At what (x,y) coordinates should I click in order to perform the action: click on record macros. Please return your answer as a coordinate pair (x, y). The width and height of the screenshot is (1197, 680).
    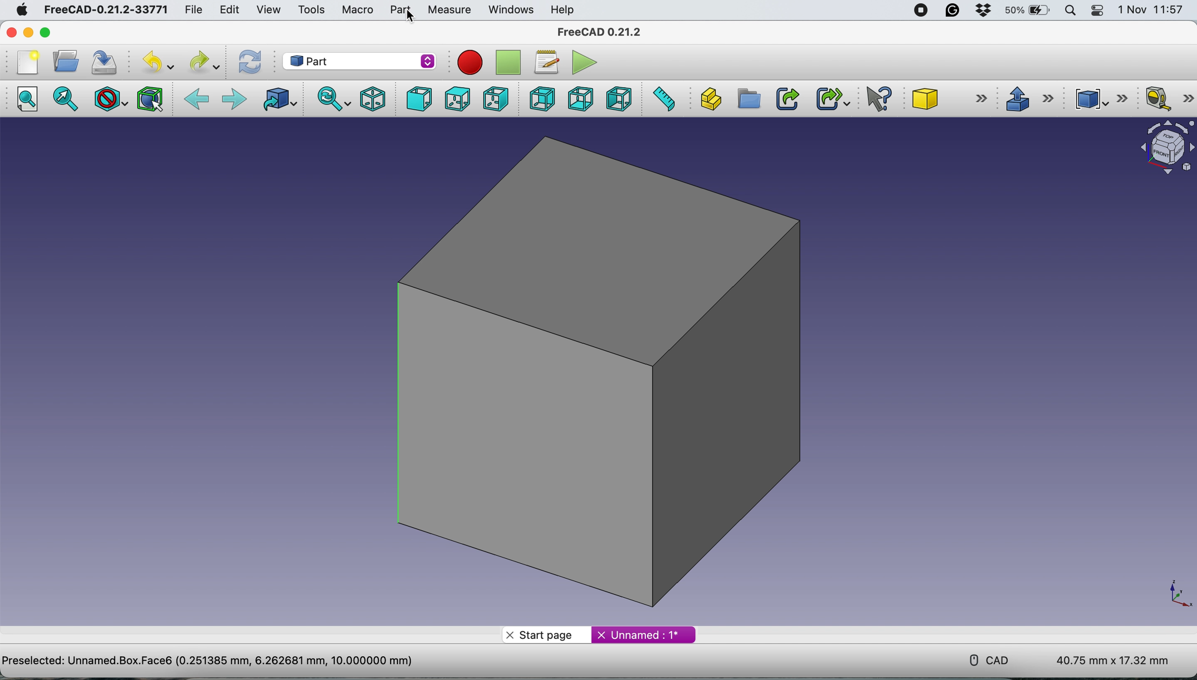
    Looking at the image, I should click on (472, 62).